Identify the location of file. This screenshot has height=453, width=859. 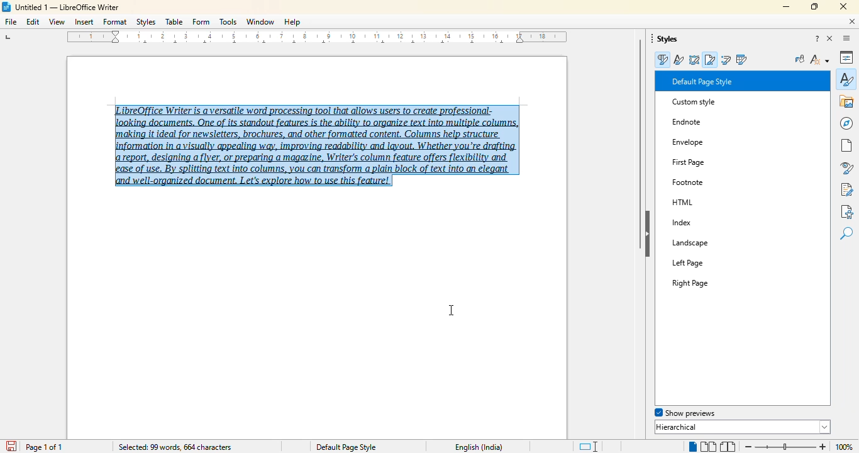
(10, 21).